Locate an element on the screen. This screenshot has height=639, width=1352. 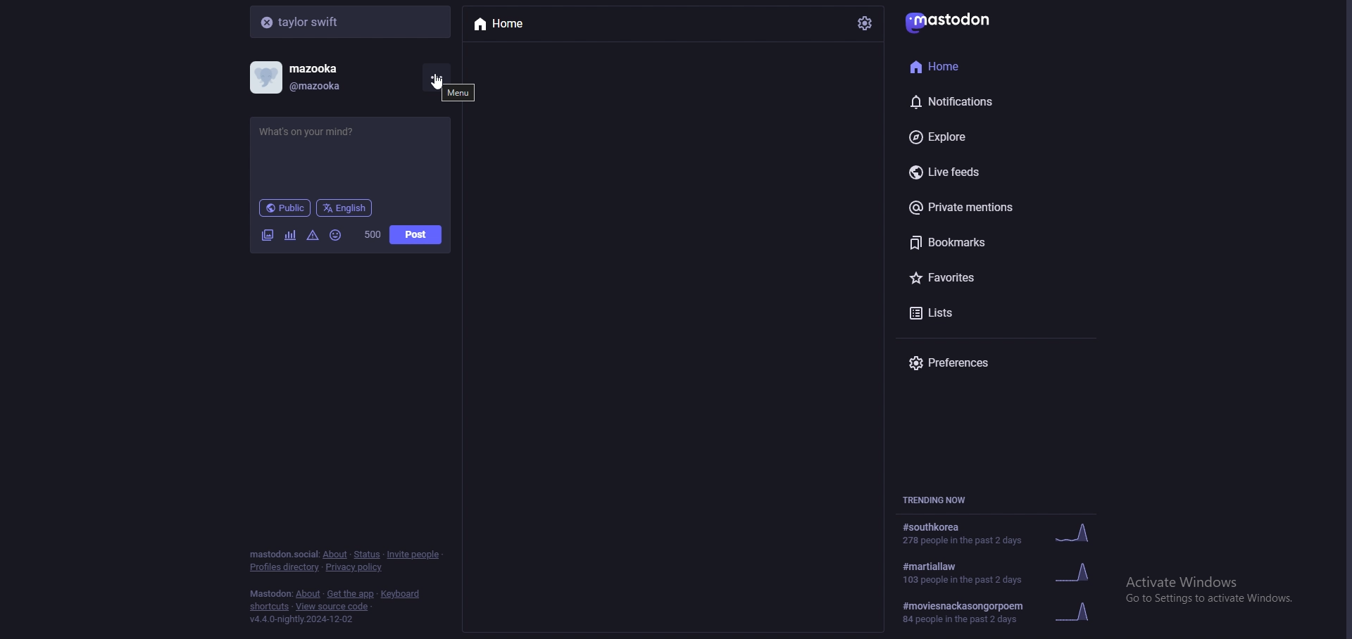
get the app is located at coordinates (349, 593).